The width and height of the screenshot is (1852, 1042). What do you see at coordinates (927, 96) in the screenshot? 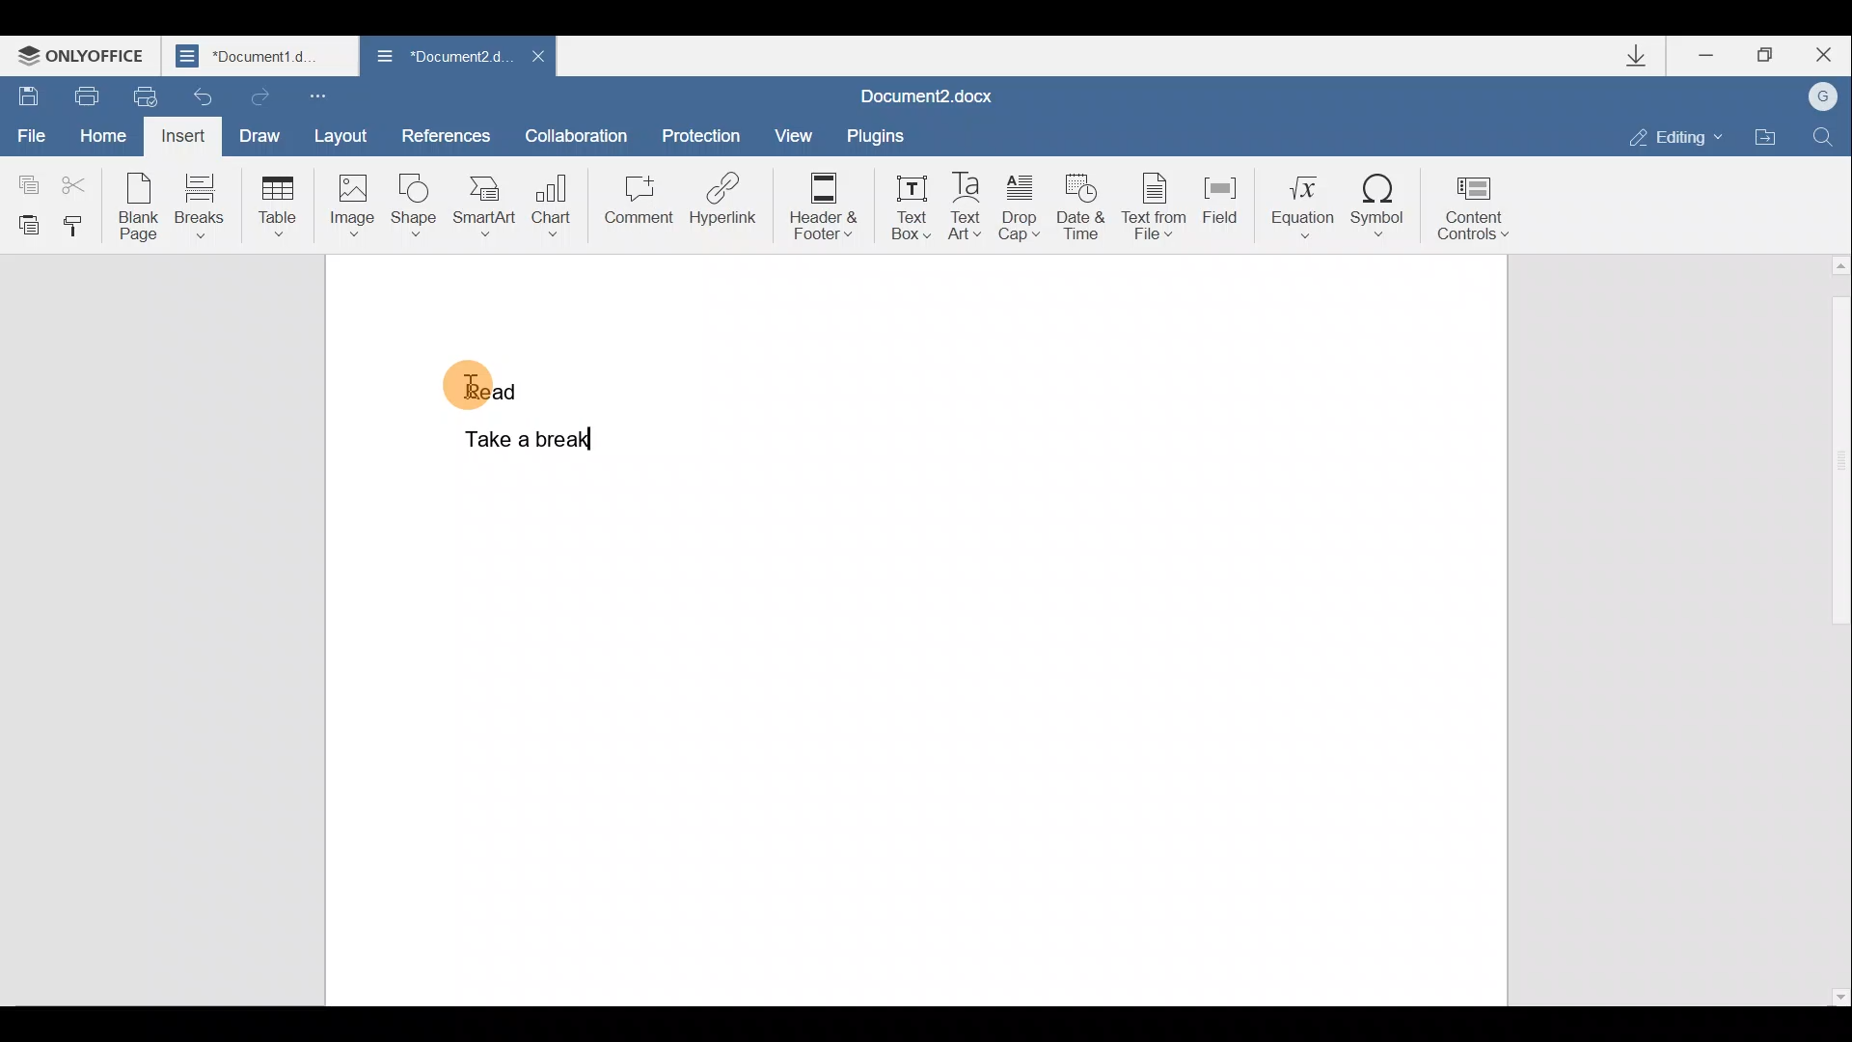
I see `Document2.docx` at bounding box center [927, 96].